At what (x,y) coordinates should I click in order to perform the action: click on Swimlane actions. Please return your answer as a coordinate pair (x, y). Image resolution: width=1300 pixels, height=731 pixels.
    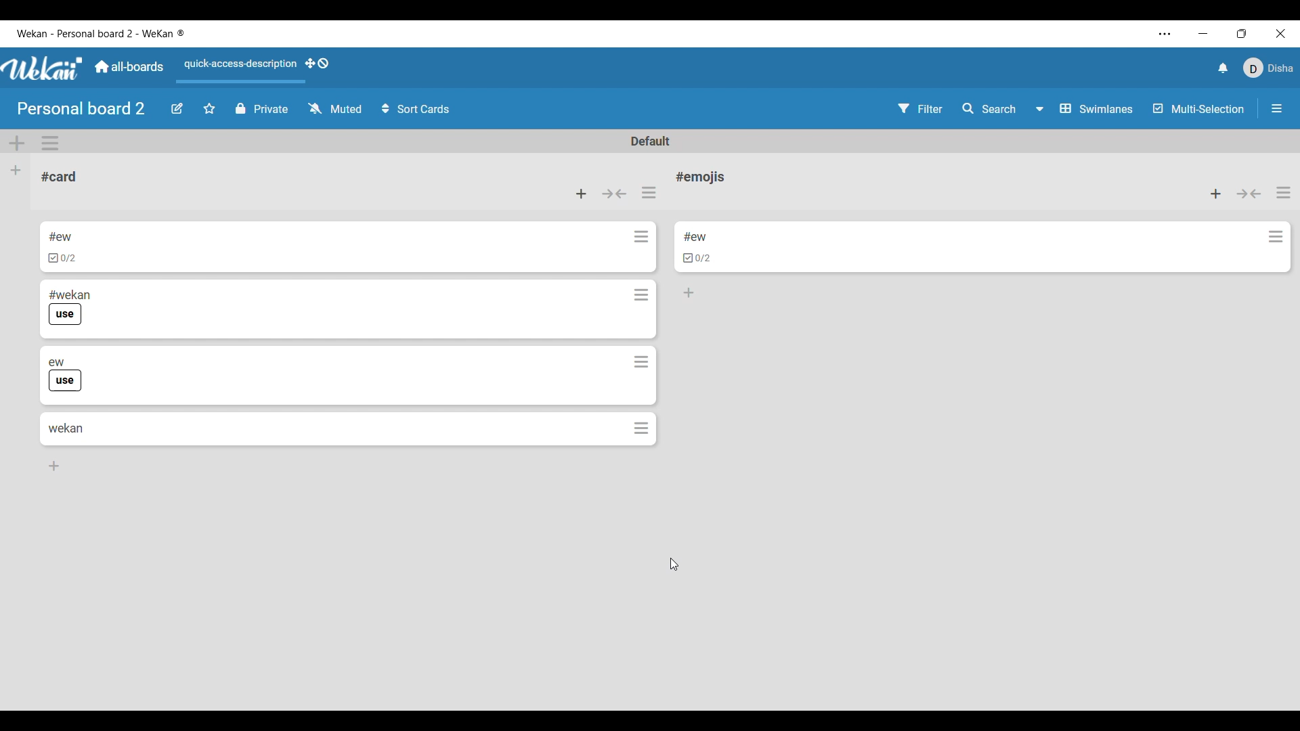
    Looking at the image, I should click on (50, 143).